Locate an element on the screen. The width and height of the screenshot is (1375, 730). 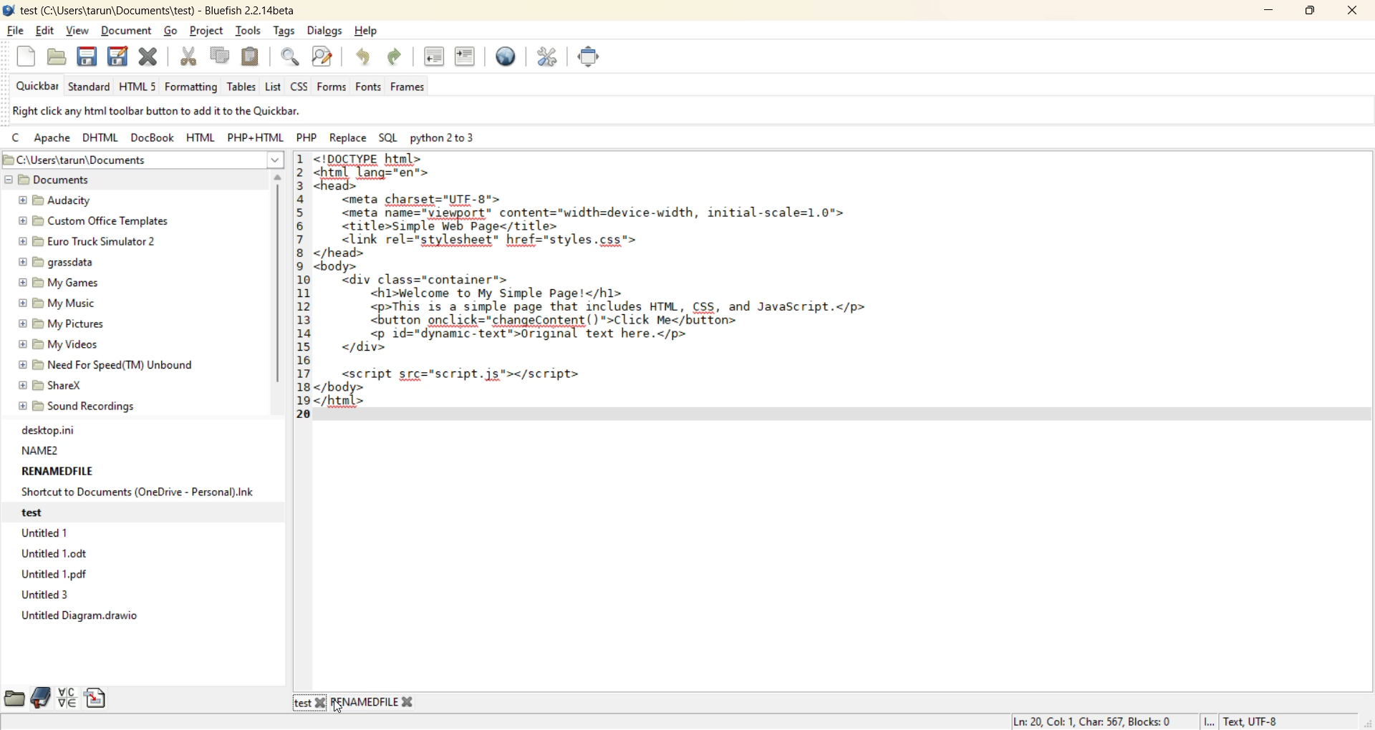
close file is located at coordinates (150, 57).